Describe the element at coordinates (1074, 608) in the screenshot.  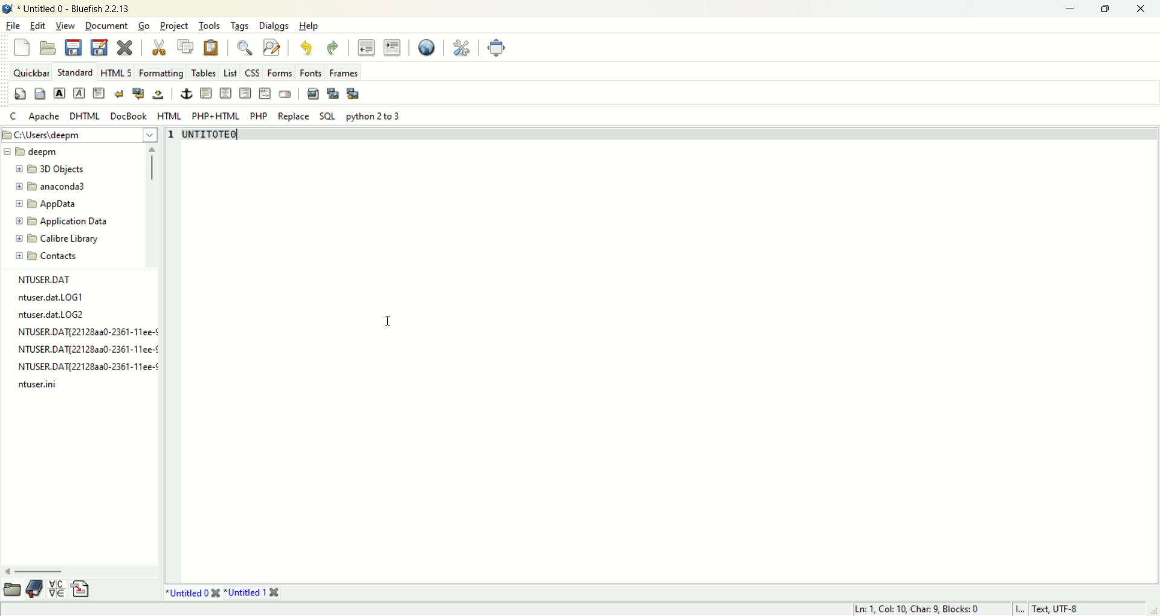
I see `text, UTF-8` at that location.